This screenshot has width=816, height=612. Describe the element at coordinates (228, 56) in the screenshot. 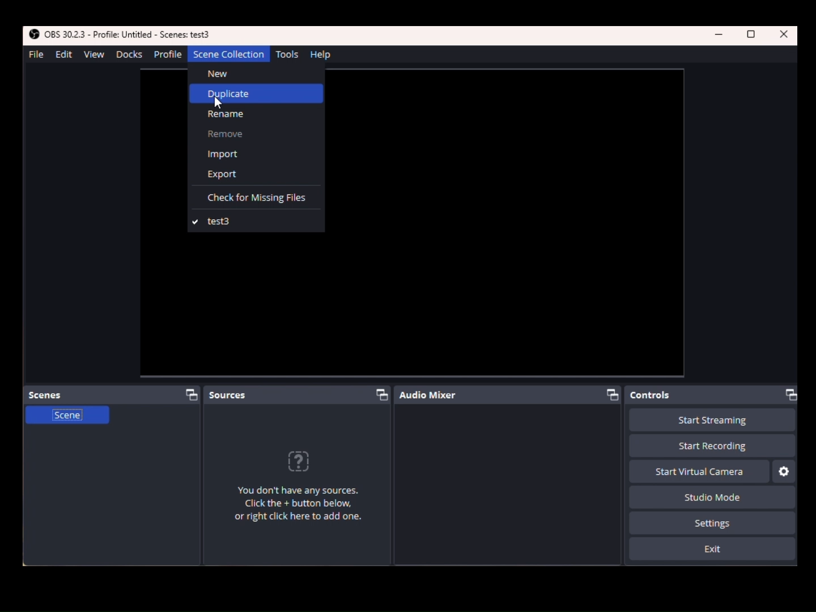

I see `SceneCollection` at that location.